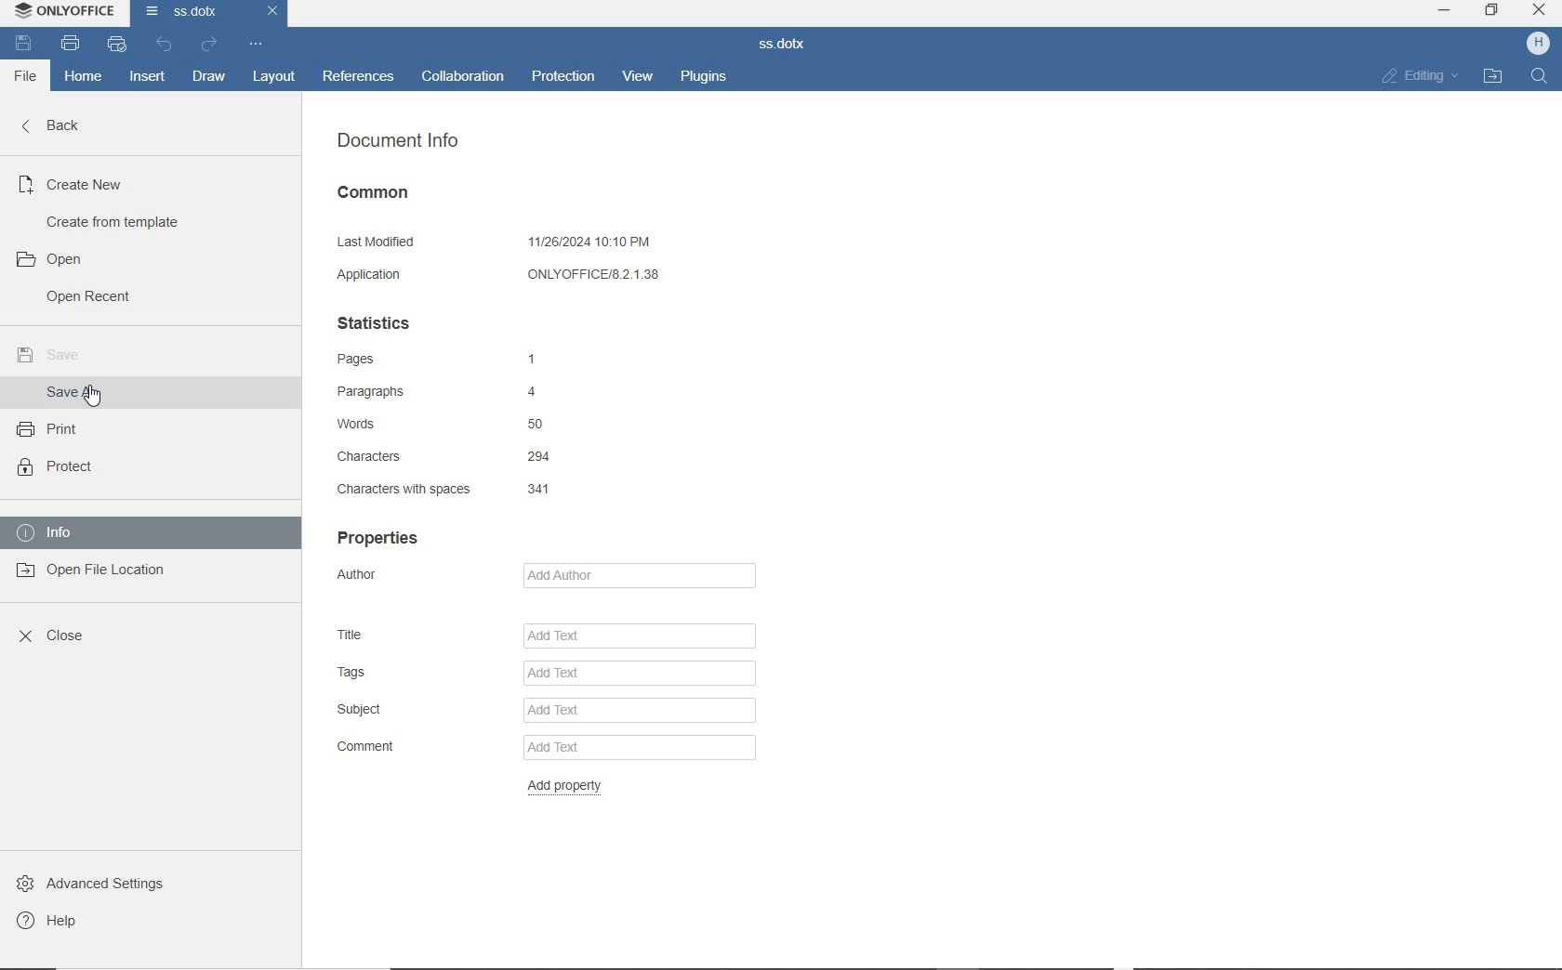 The width and height of the screenshot is (1562, 970). I want to click on COMMON, so click(374, 193).